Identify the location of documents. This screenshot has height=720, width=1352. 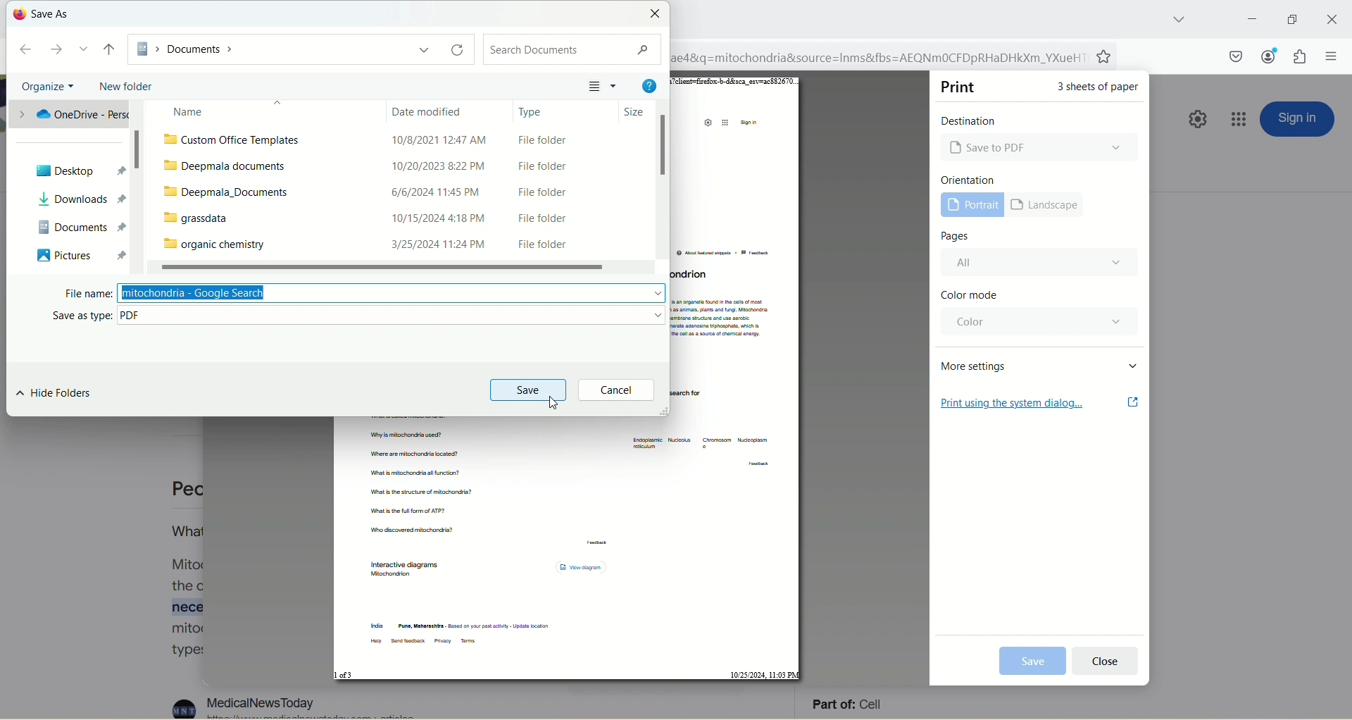
(299, 49).